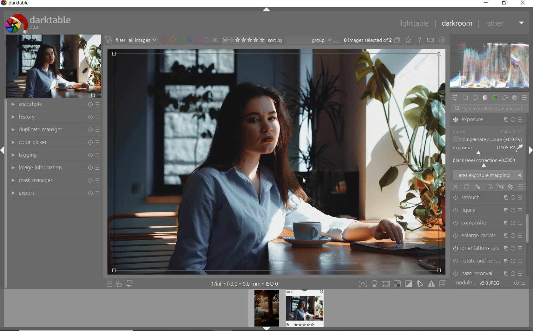 This screenshot has width=533, height=331. Describe the element at coordinates (366, 40) in the screenshot. I see `SELECTED IMAGES` at that location.